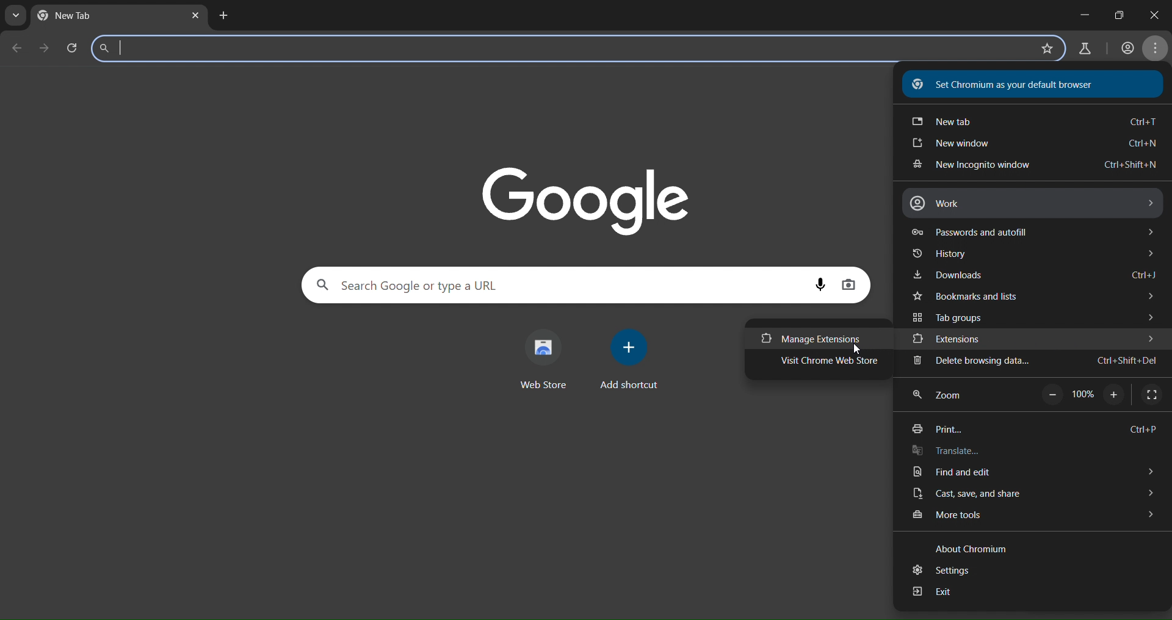 The height and width of the screenshot is (620, 1172). Describe the element at coordinates (1155, 47) in the screenshot. I see `menu` at that location.